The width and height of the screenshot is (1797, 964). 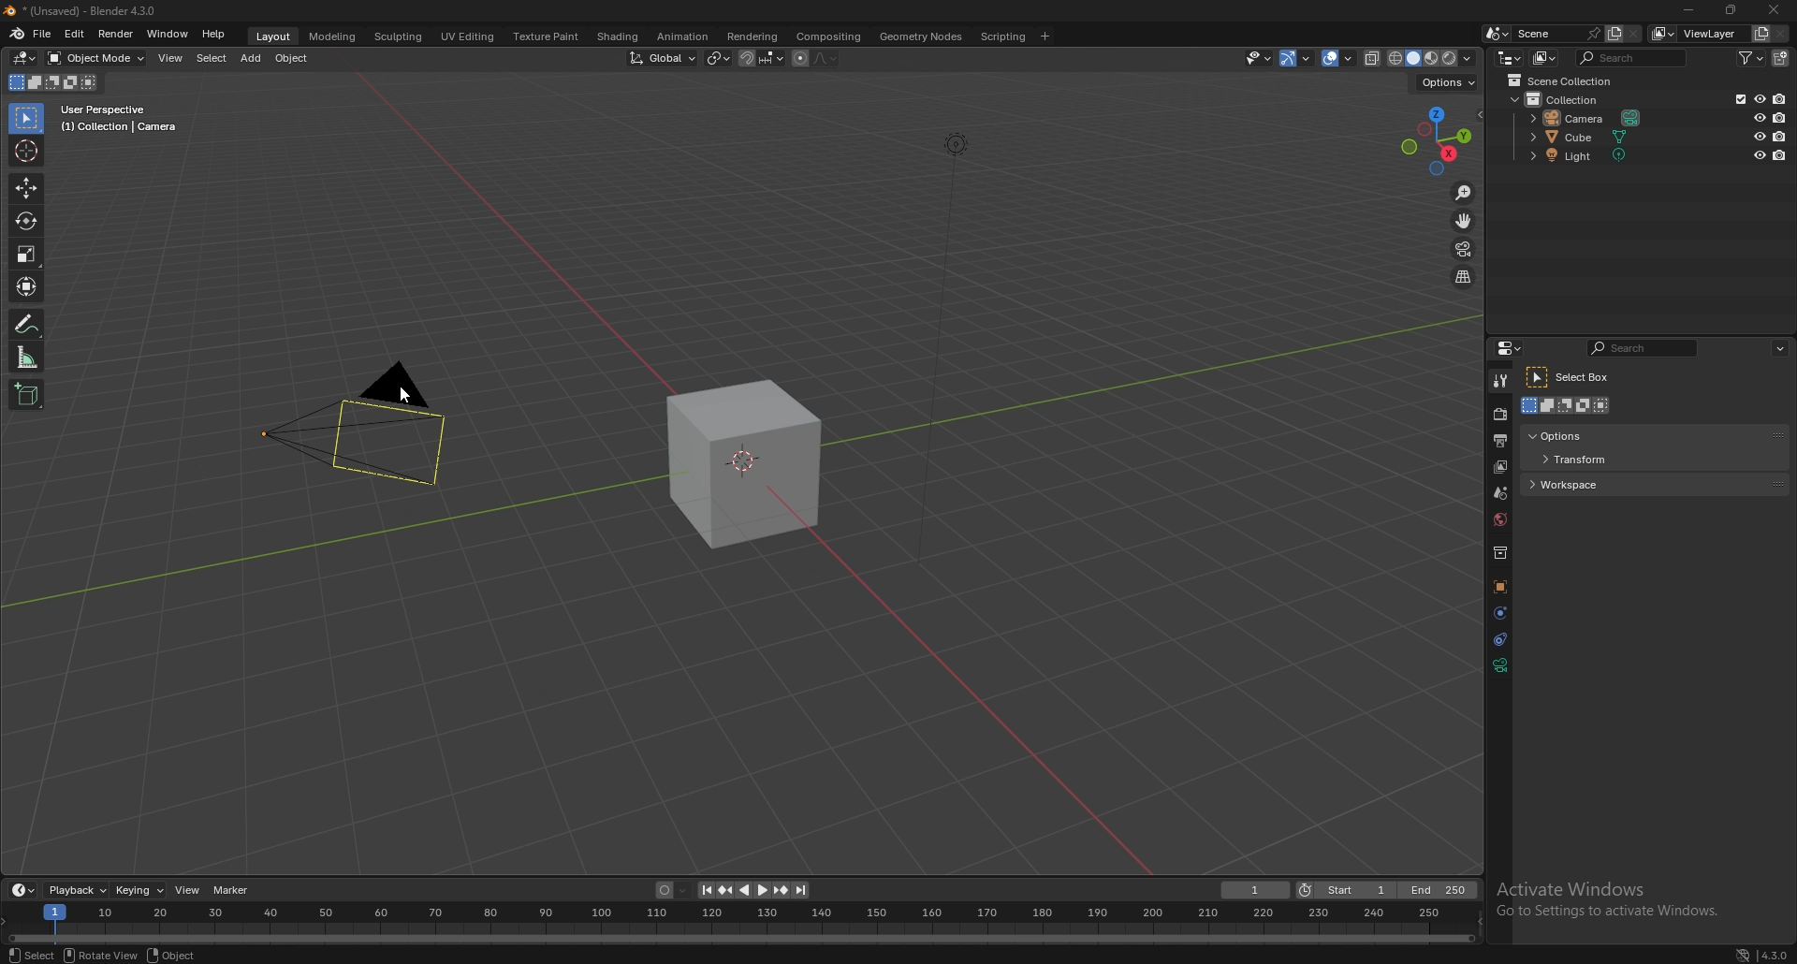 What do you see at coordinates (1509, 58) in the screenshot?
I see `editor type` at bounding box center [1509, 58].